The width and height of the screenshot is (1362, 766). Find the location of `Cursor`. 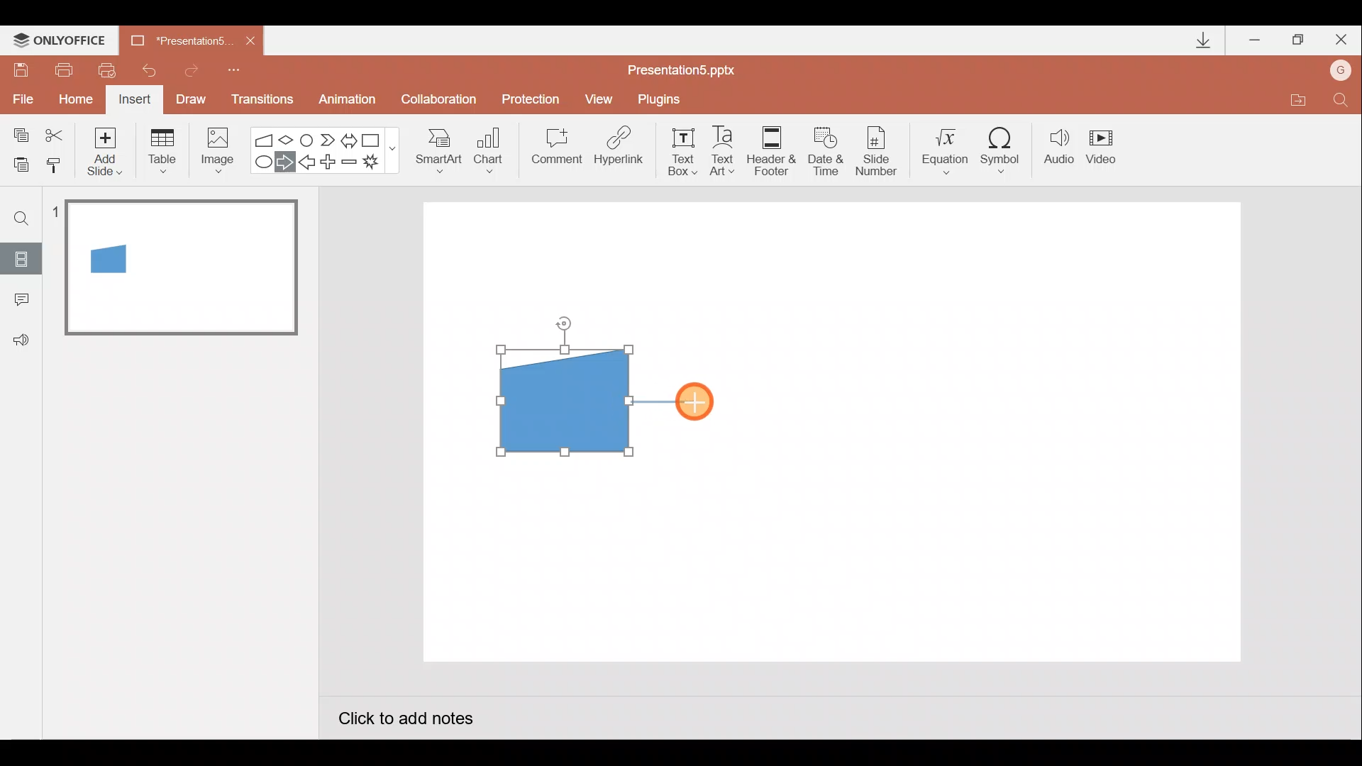

Cursor is located at coordinates (695, 402).